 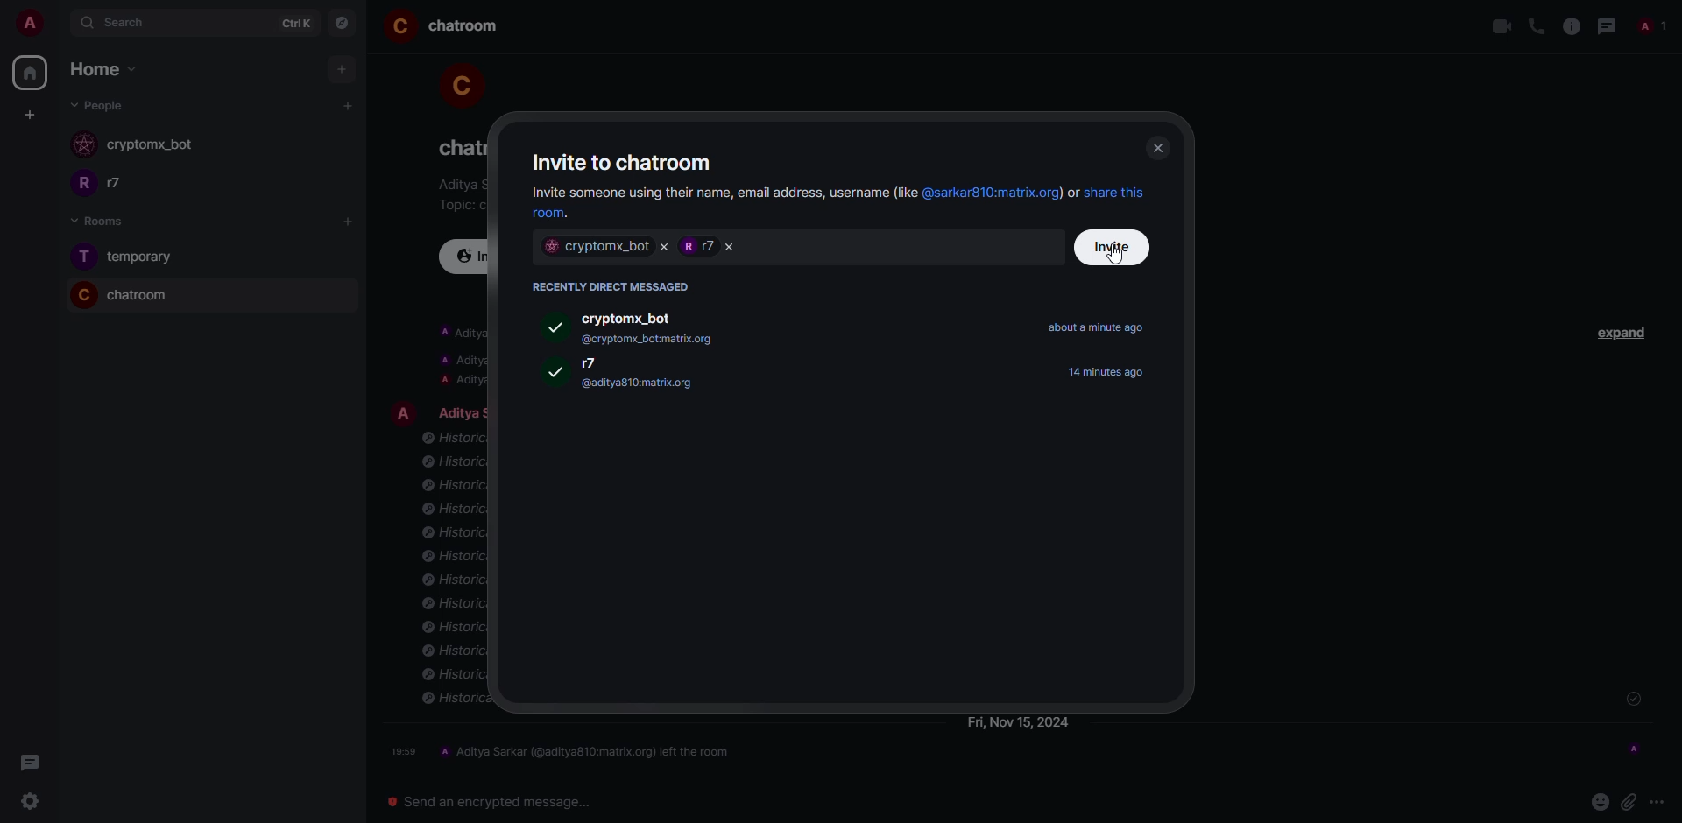 I want to click on threads, so click(x=26, y=763).